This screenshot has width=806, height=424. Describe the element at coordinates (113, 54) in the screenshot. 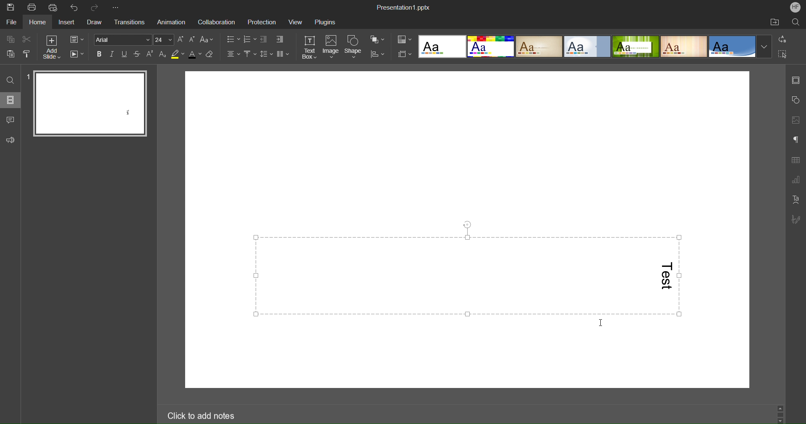

I see `Italic` at that location.